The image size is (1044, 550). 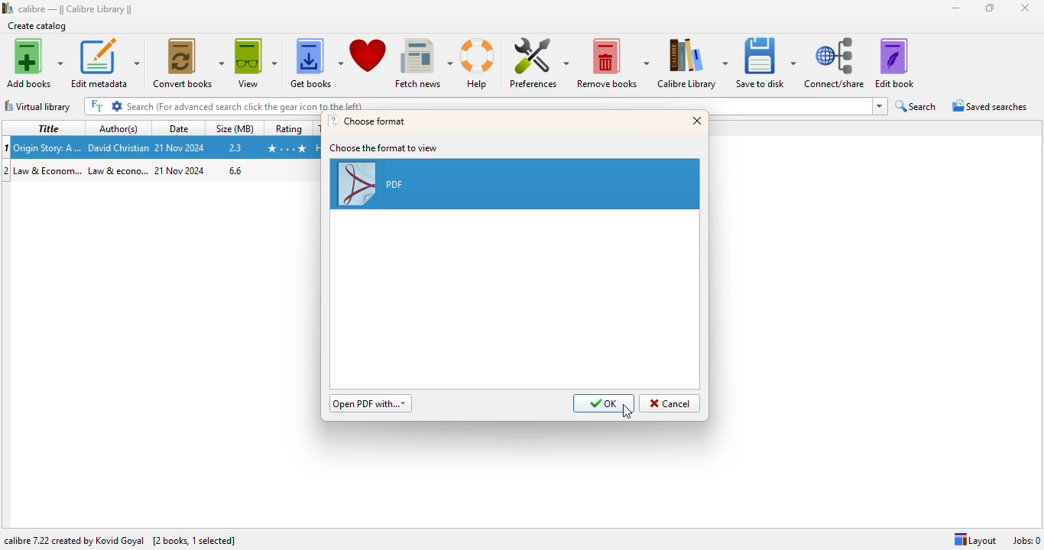 I want to click on remove books, so click(x=612, y=63).